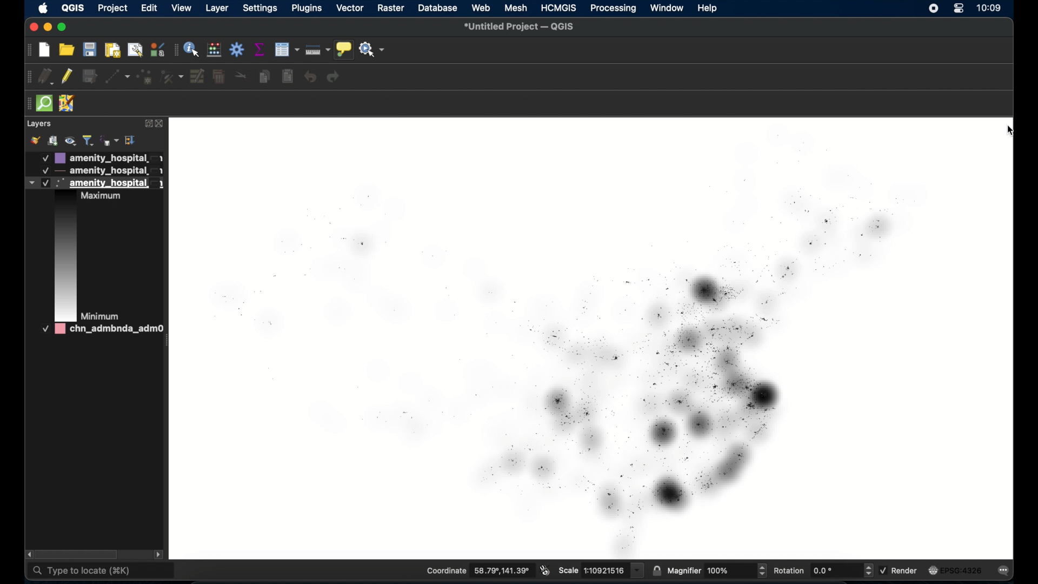 This screenshot has height=584, width=1038. What do you see at coordinates (146, 77) in the screenshot?
I see `add point feature` at bounding box center [146, 77].